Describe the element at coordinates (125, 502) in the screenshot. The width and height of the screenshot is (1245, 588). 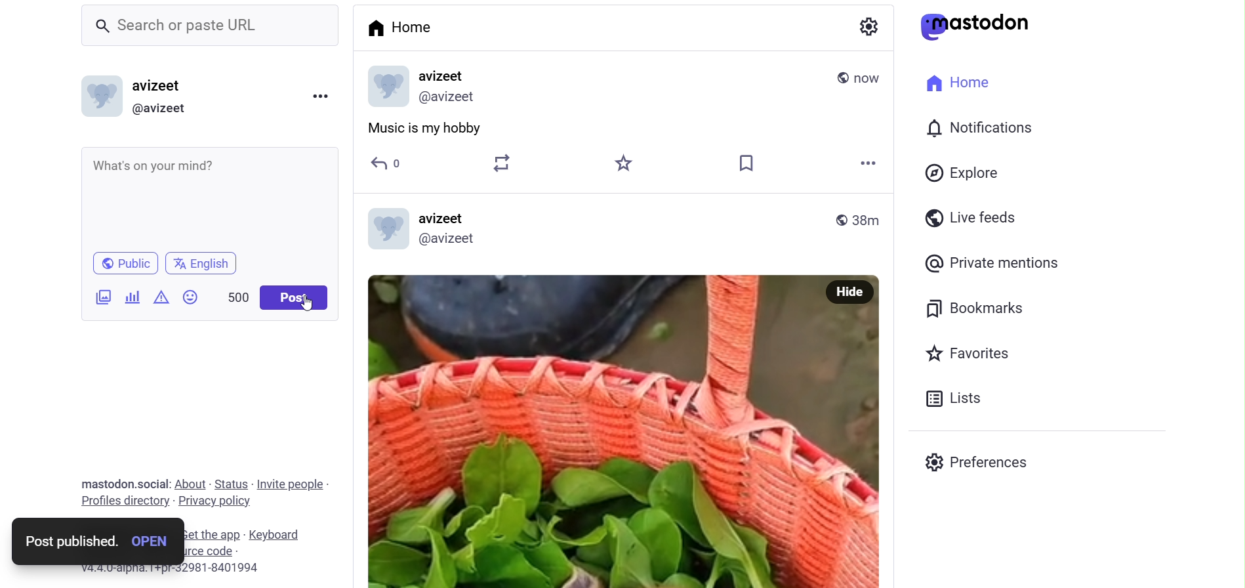
I see `Profiles Directories` at that location.